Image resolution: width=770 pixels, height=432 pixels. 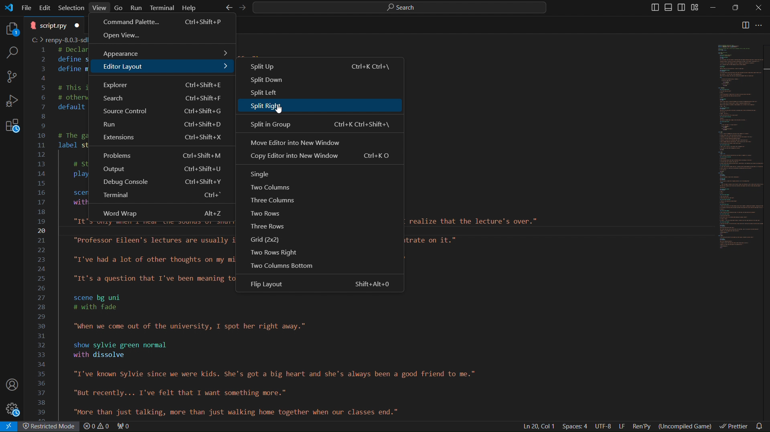 What do you see at coordinates (683, 8) in the screenshot?
I see `Toggle Secondary Sidebar` at bounding box center [683, 8].